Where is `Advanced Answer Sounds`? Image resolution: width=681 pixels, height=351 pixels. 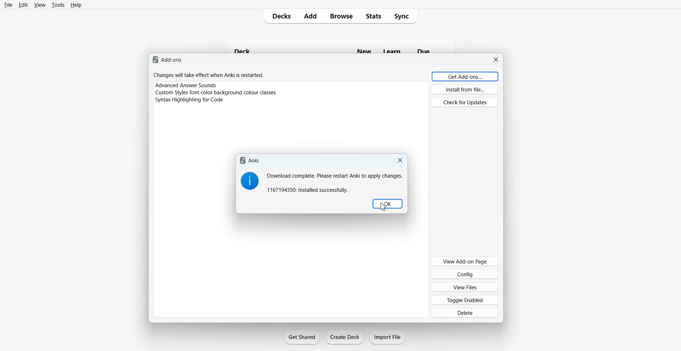 Advanced Answer Sounds is located at coordinates (190, 85).